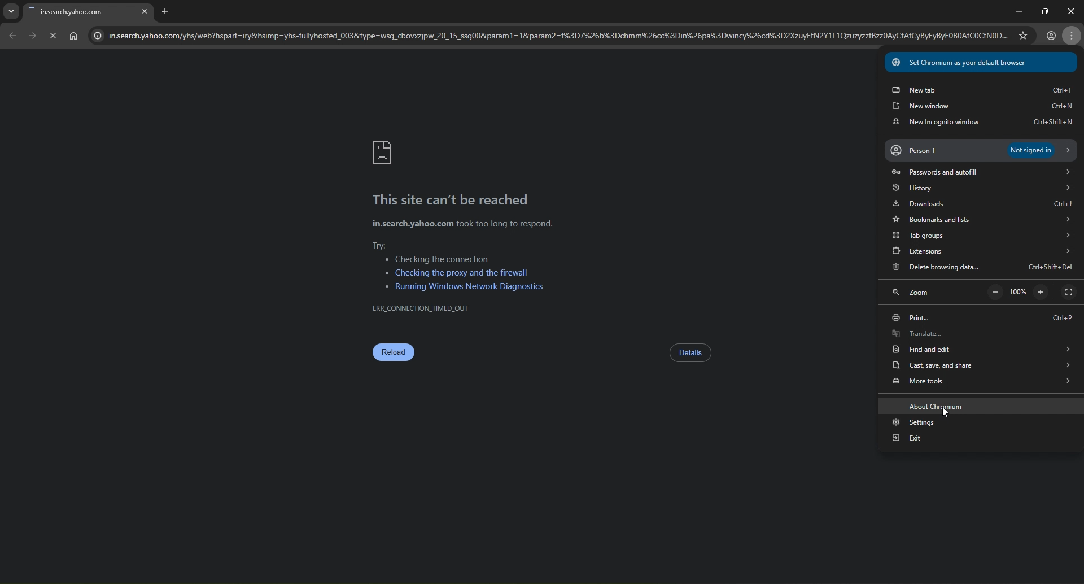 This screenshot has width=1084, height=584. I want to click on Go Back, so click(12, 36).